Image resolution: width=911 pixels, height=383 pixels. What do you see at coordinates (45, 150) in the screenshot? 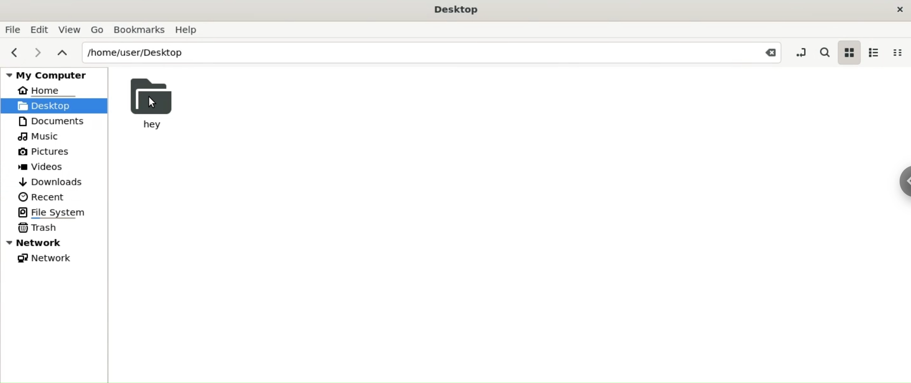
I see `Pictures` at bounding box center [45, 150].